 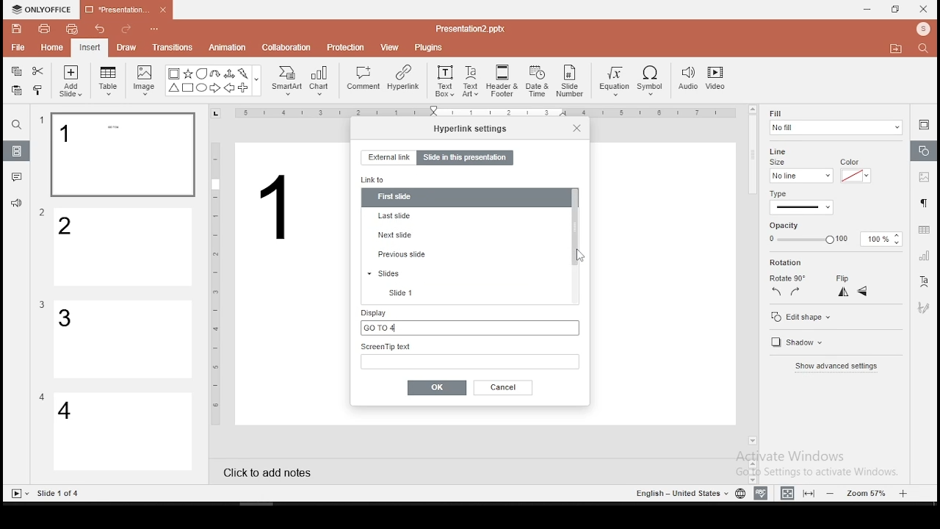 I want to click on Arrow Right, so click(x=216, y=89).